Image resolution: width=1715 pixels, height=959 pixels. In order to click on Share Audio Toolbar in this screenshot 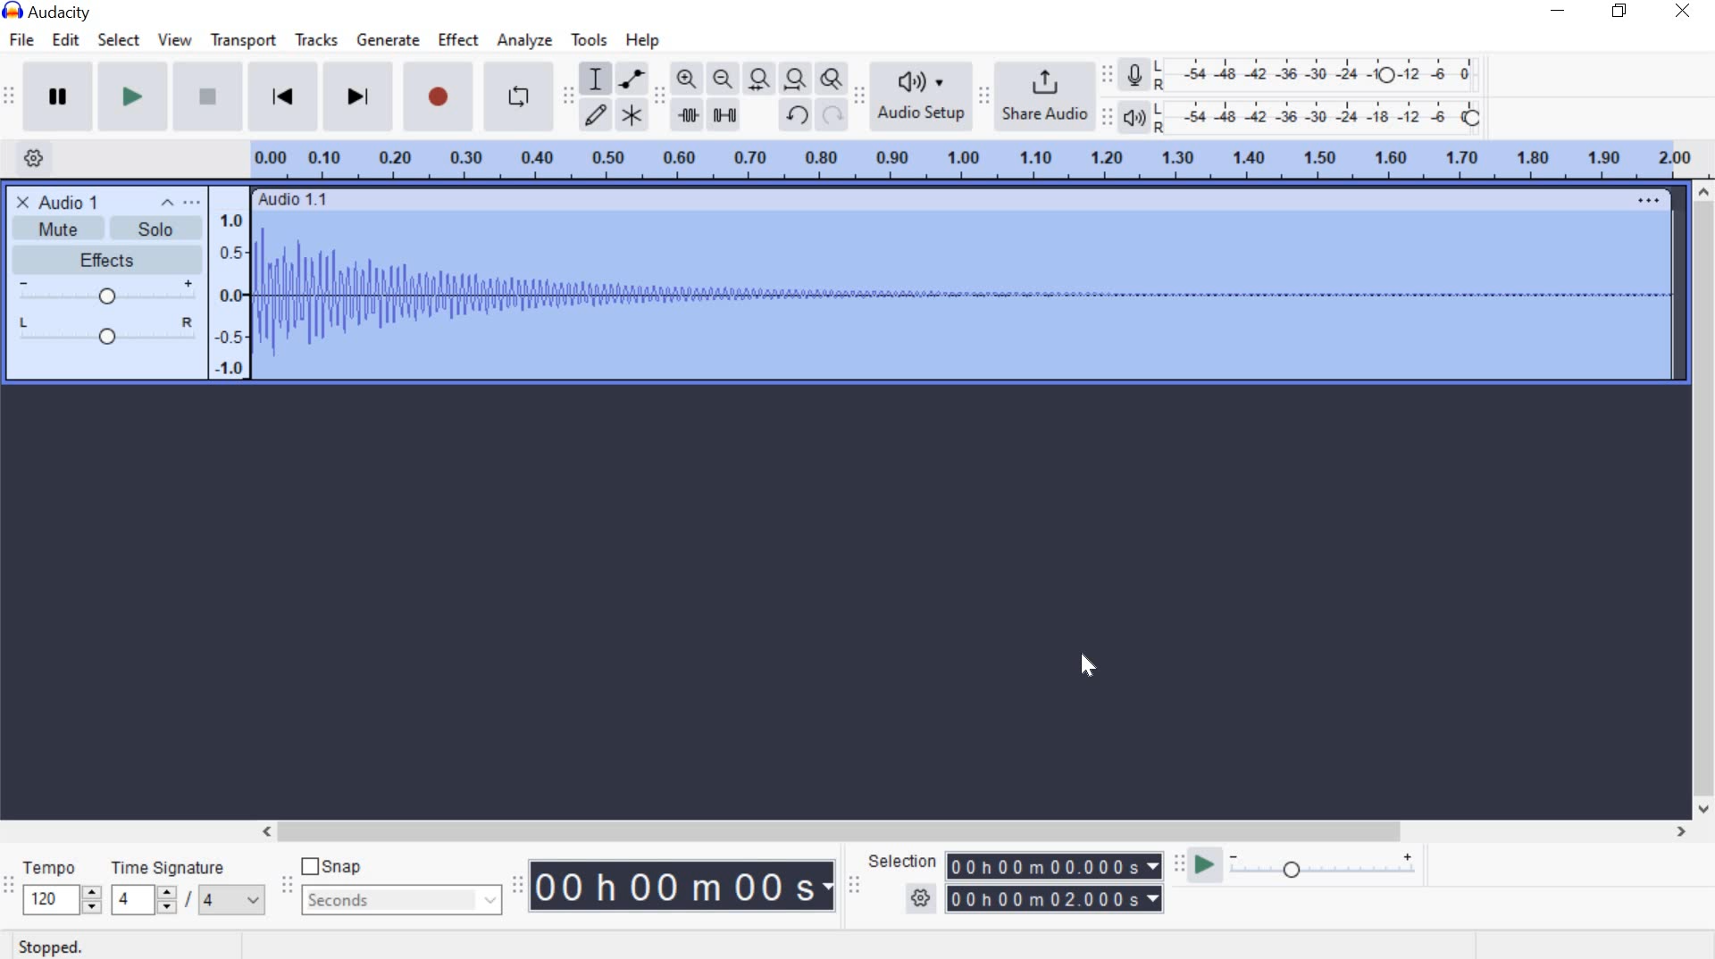, I will do `click(982, 96)`.